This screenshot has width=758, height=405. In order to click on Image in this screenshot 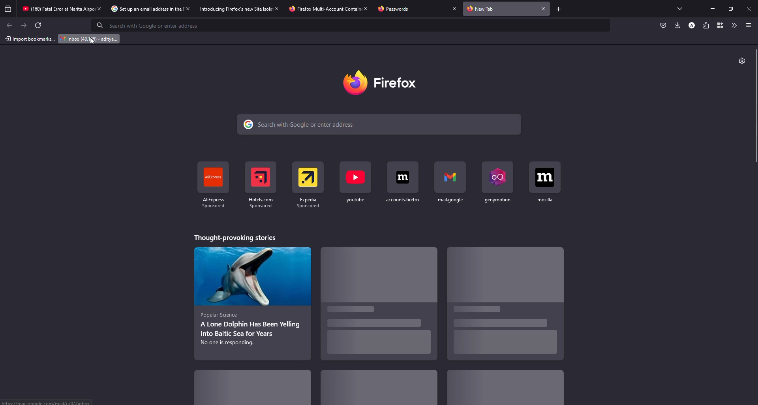, I will do `click(249, 277)`.